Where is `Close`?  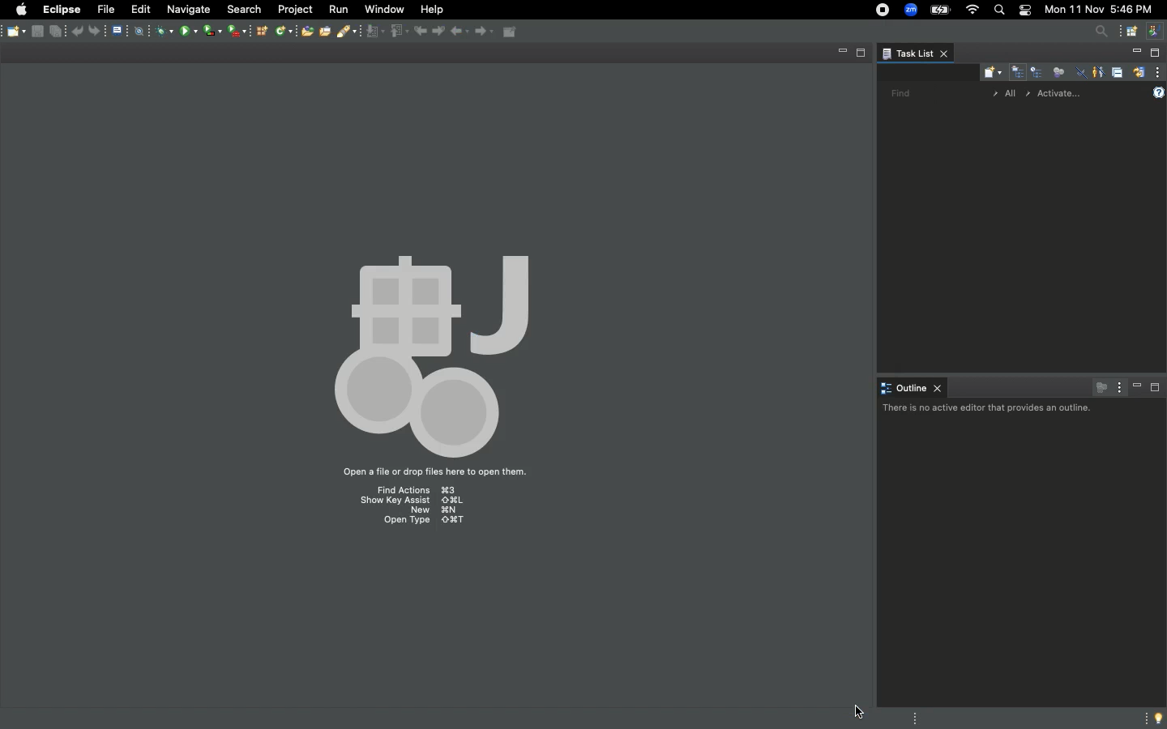 Close is located at coordinates (11, 30).